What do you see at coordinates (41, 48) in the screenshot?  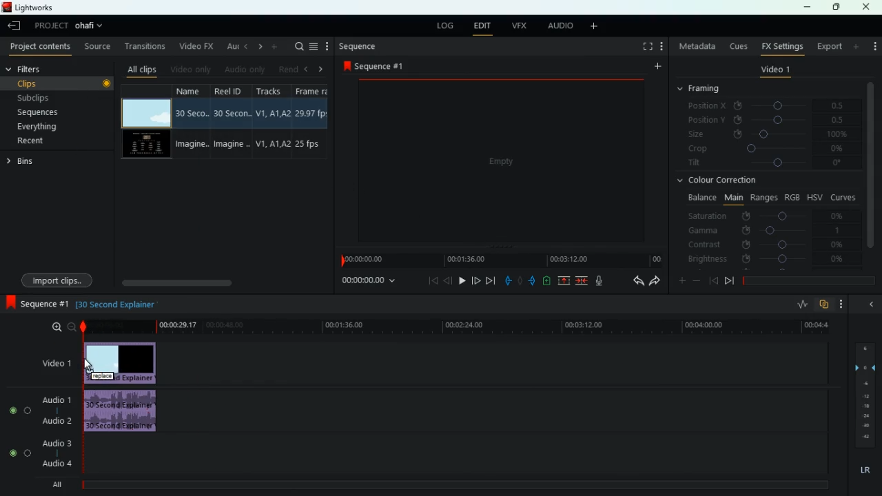 I see `project content` at bounding box center [41, 48].